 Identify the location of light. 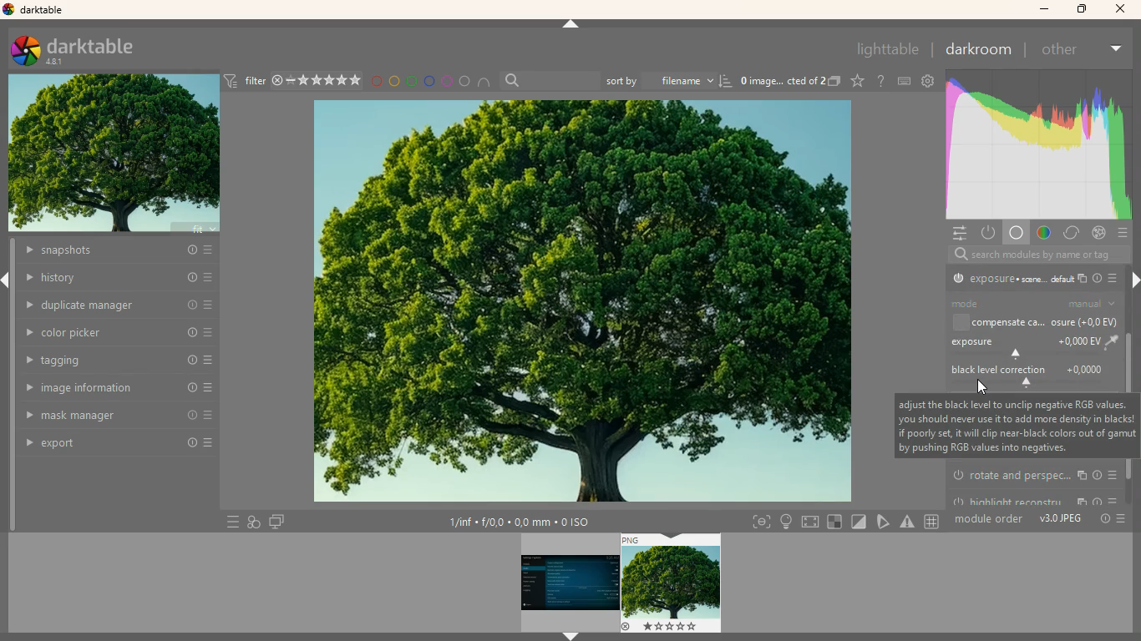
(788, 522).